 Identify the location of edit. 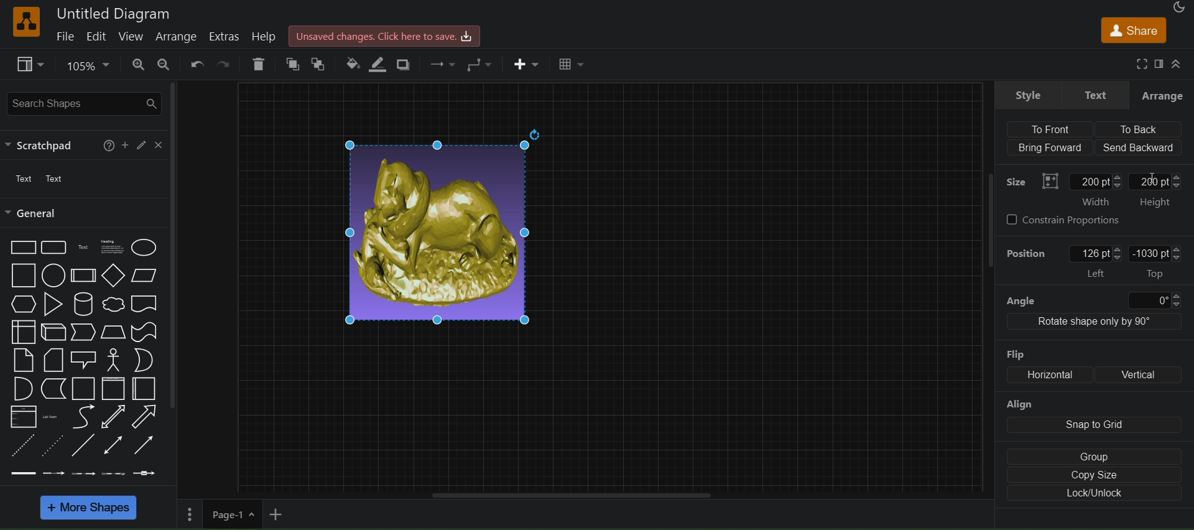
(141, 144).